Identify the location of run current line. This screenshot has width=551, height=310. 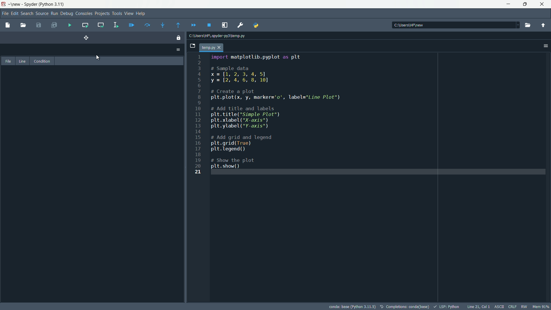
(146, 25).